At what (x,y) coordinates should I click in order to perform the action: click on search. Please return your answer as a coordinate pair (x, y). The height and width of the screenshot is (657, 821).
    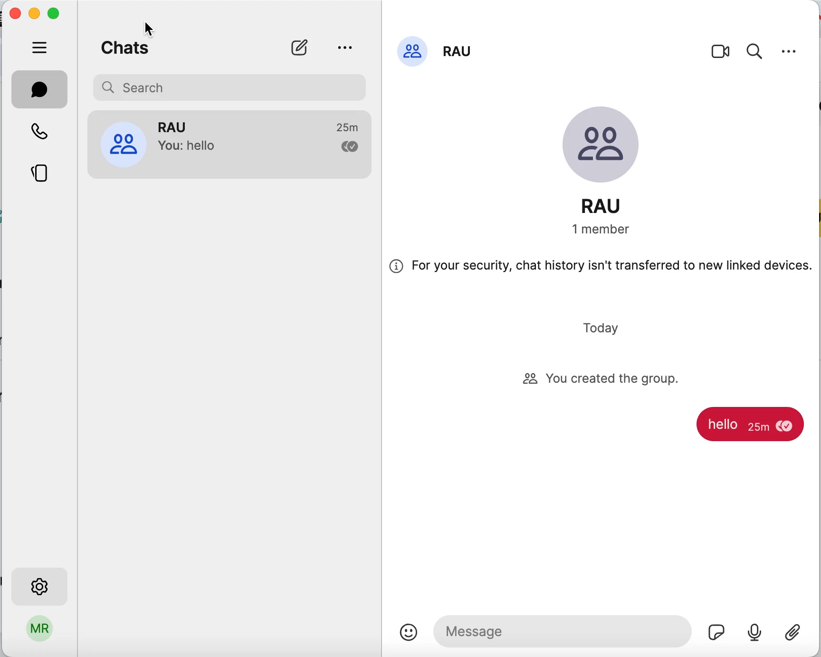
    Looking at the image, I should click on (230, 87).